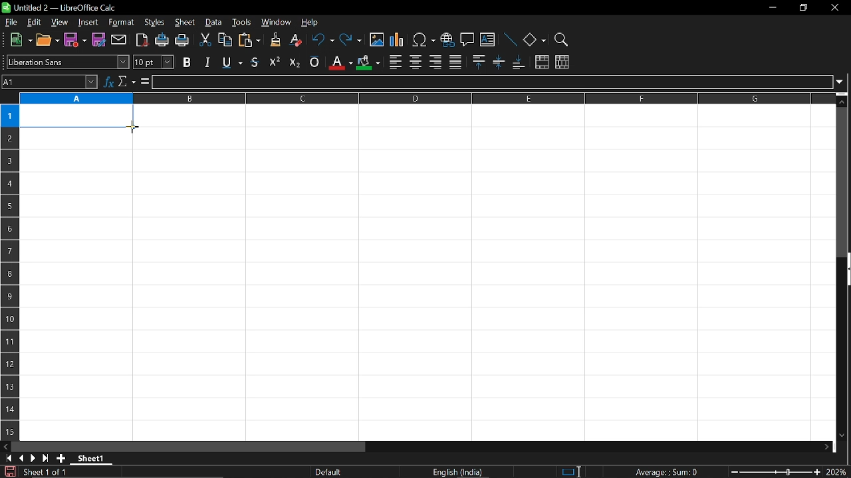  I want to click on Average:;Sum: 0, so click(666, 471).